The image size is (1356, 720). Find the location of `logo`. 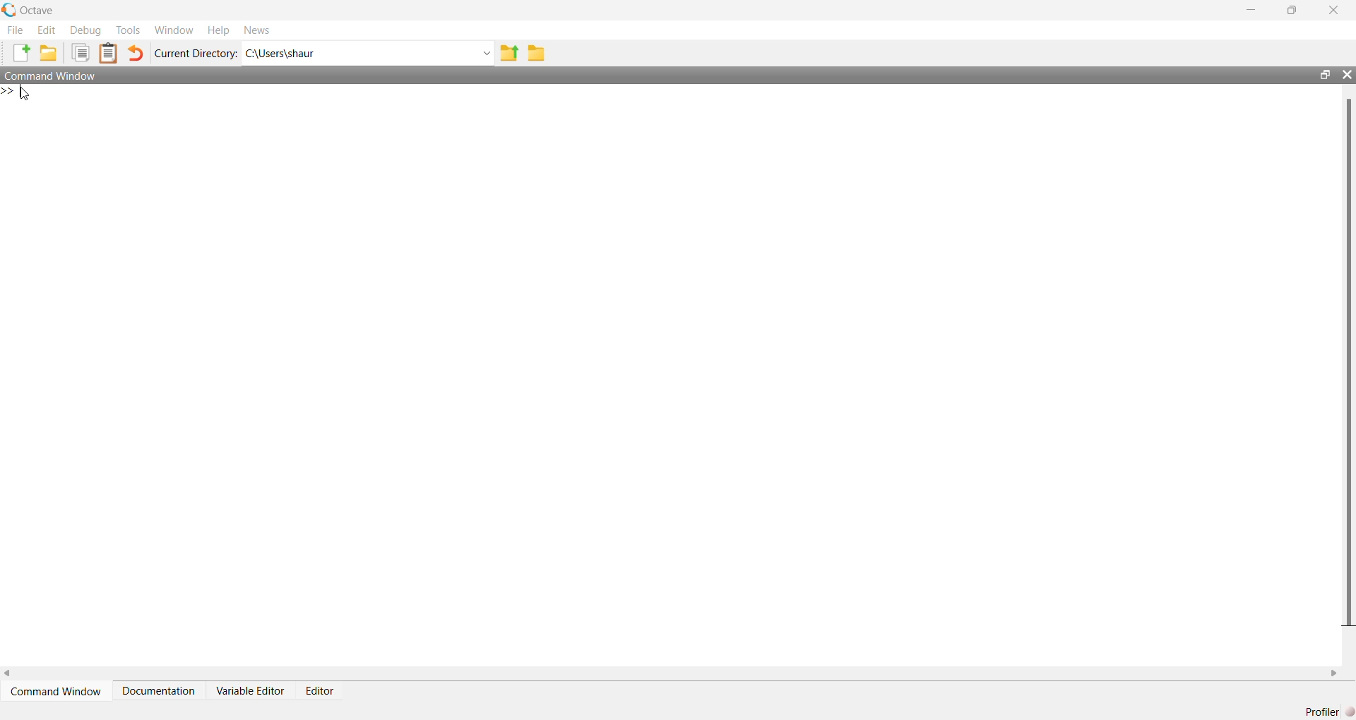

logo is located at coordinates (10, 10).